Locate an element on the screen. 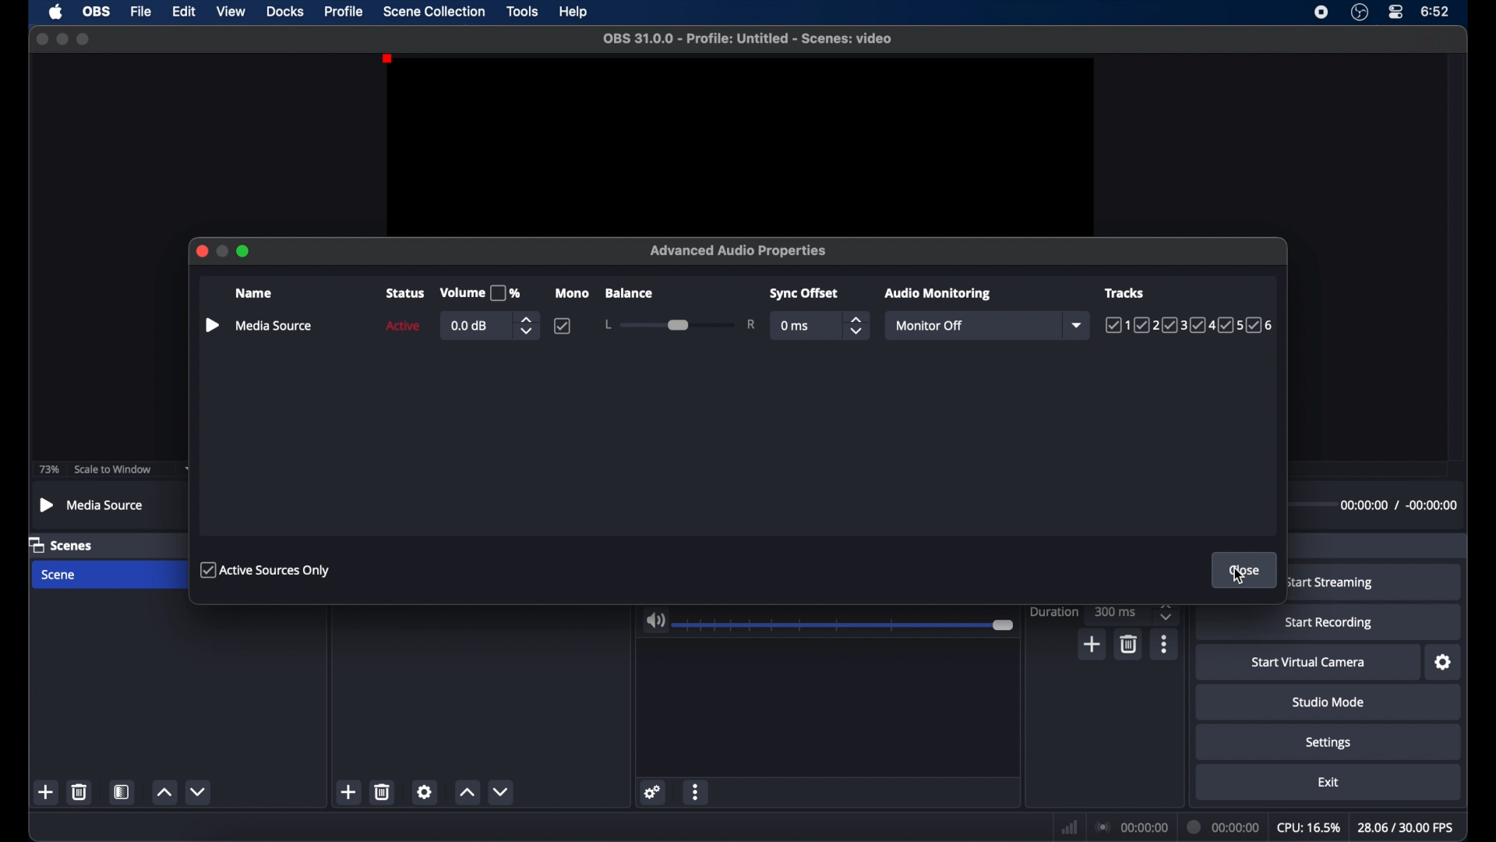 This screenshot has height=842, width=1496. maximize is located at coordinates (245, 252).